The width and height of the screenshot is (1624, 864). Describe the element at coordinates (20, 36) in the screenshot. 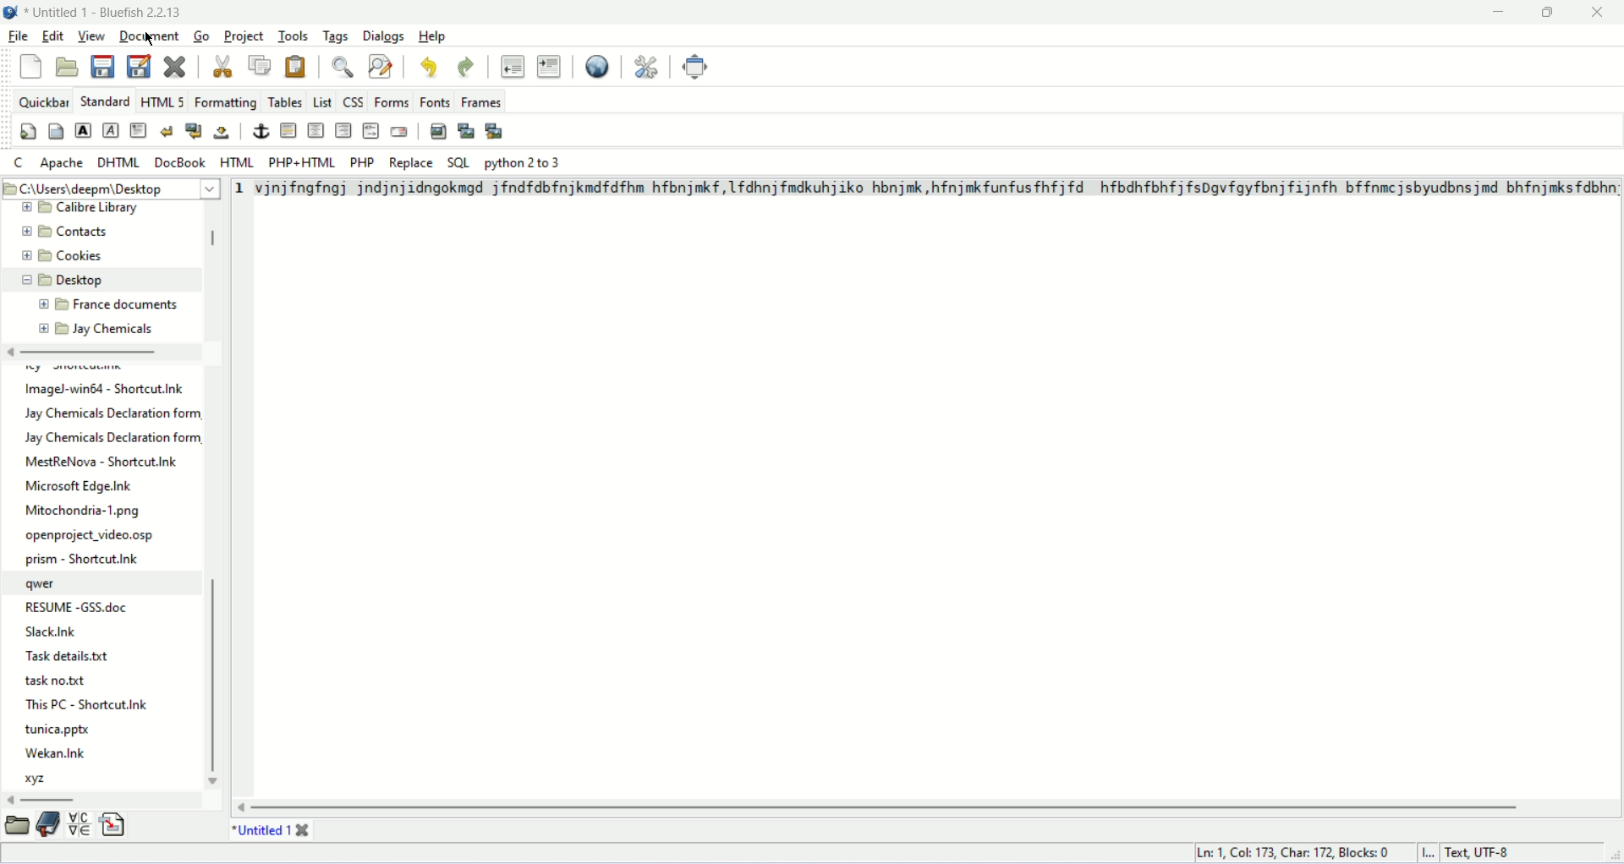

I see `file` at that location.